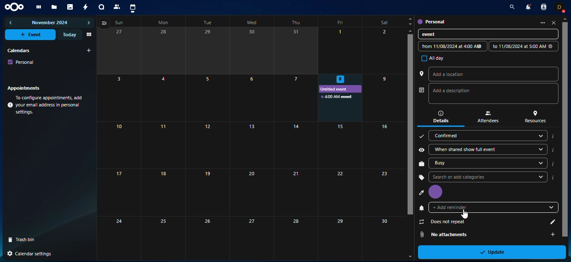  Describe the element at coordinates (454, 207) in the screenshot. I see `add reminder` at that location.